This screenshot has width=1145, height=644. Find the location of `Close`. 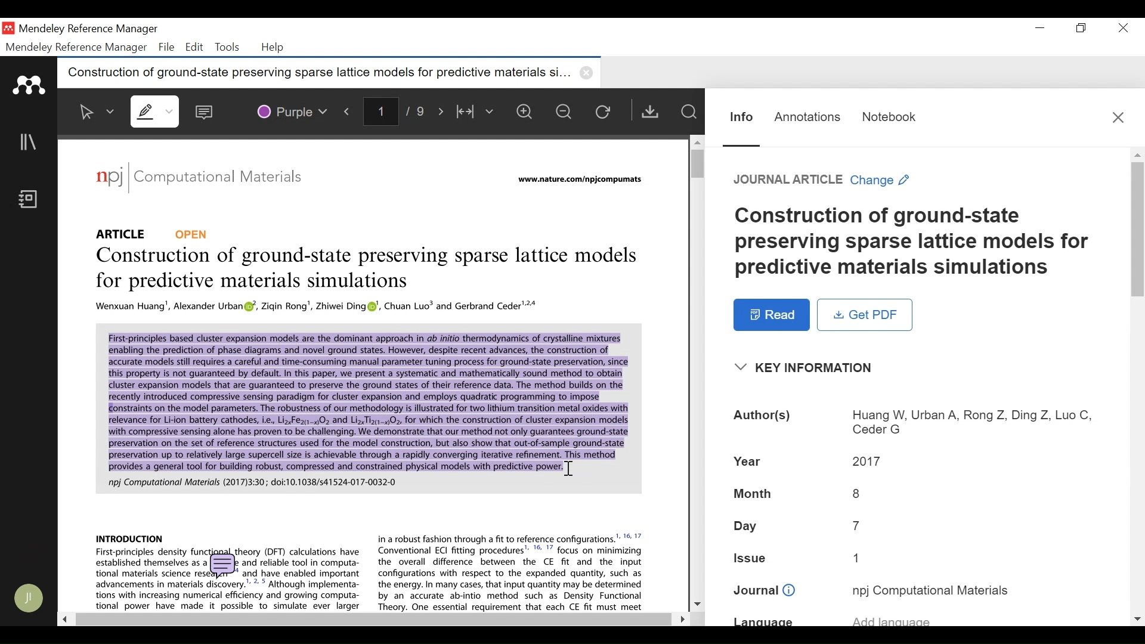

Close is located at coordinates (1121, 28).